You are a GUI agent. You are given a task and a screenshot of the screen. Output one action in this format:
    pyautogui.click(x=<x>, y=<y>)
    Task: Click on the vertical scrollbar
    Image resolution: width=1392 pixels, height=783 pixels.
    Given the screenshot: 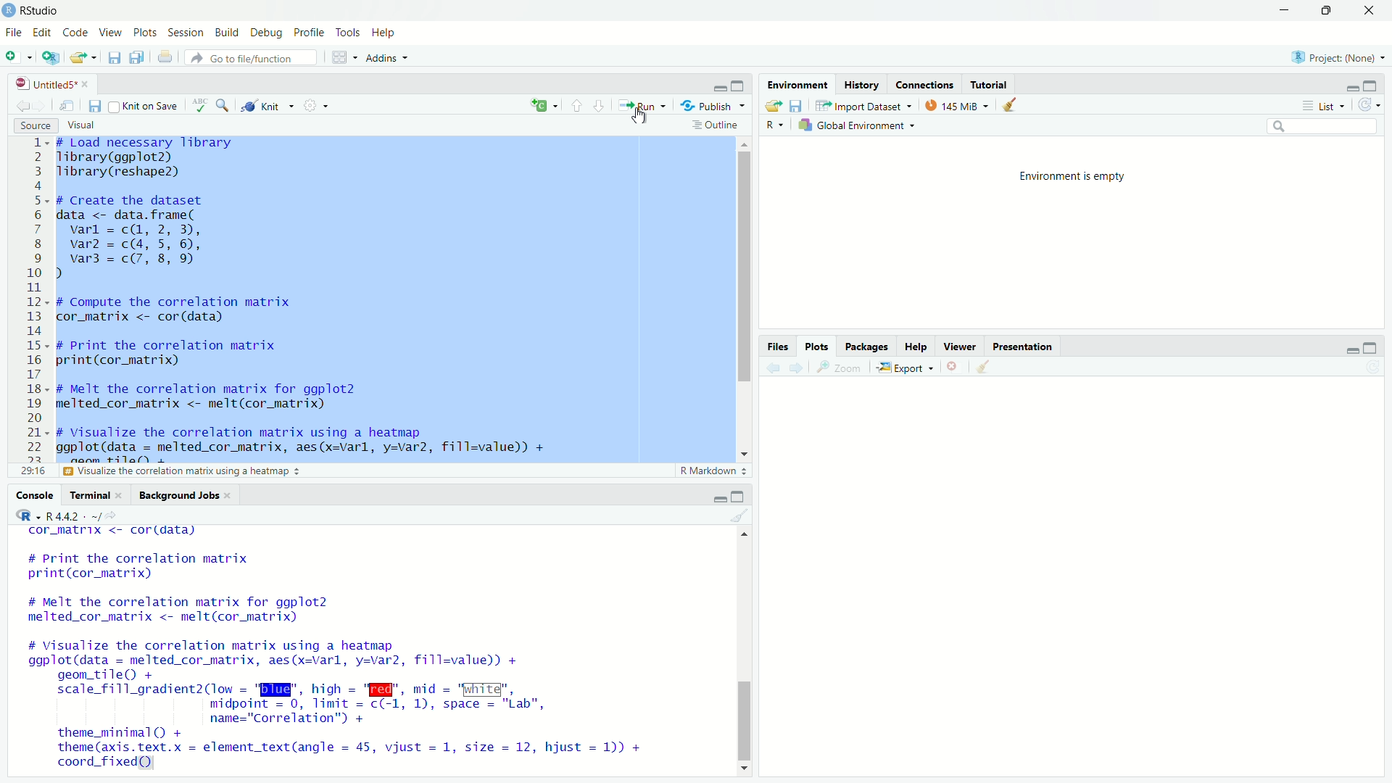 What is the action you would take?
    pyautogui.click(x=745, y=723)
    